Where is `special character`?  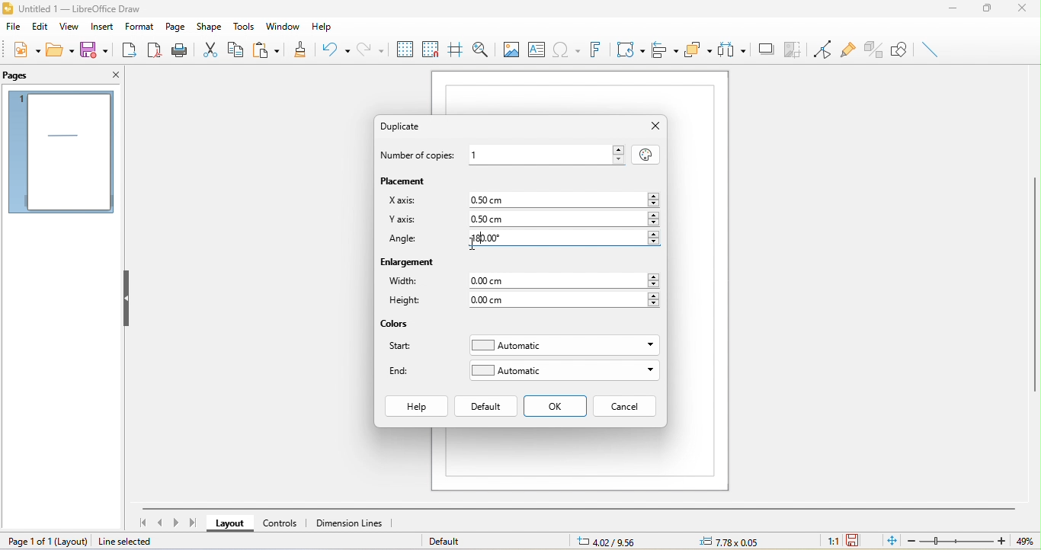
special character is located at coordinates (565, 49).